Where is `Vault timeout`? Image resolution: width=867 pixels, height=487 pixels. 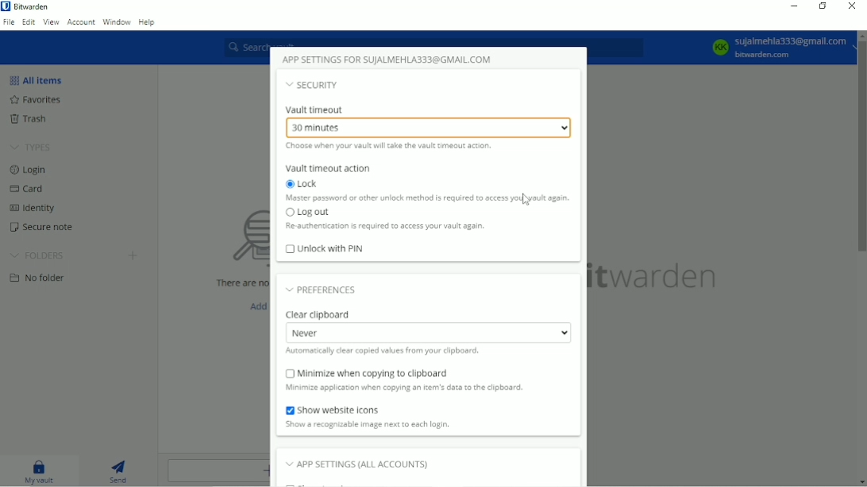
Vault timeout is located at coordinates (315, 110).